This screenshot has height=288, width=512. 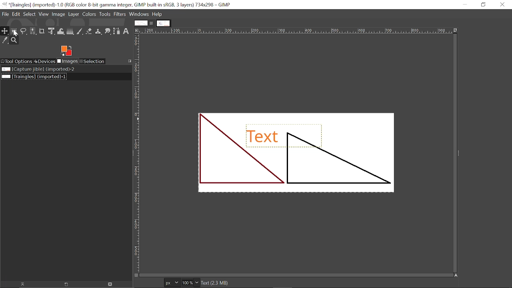 I want to click on Gradient tool, so click(x=70, y=32).